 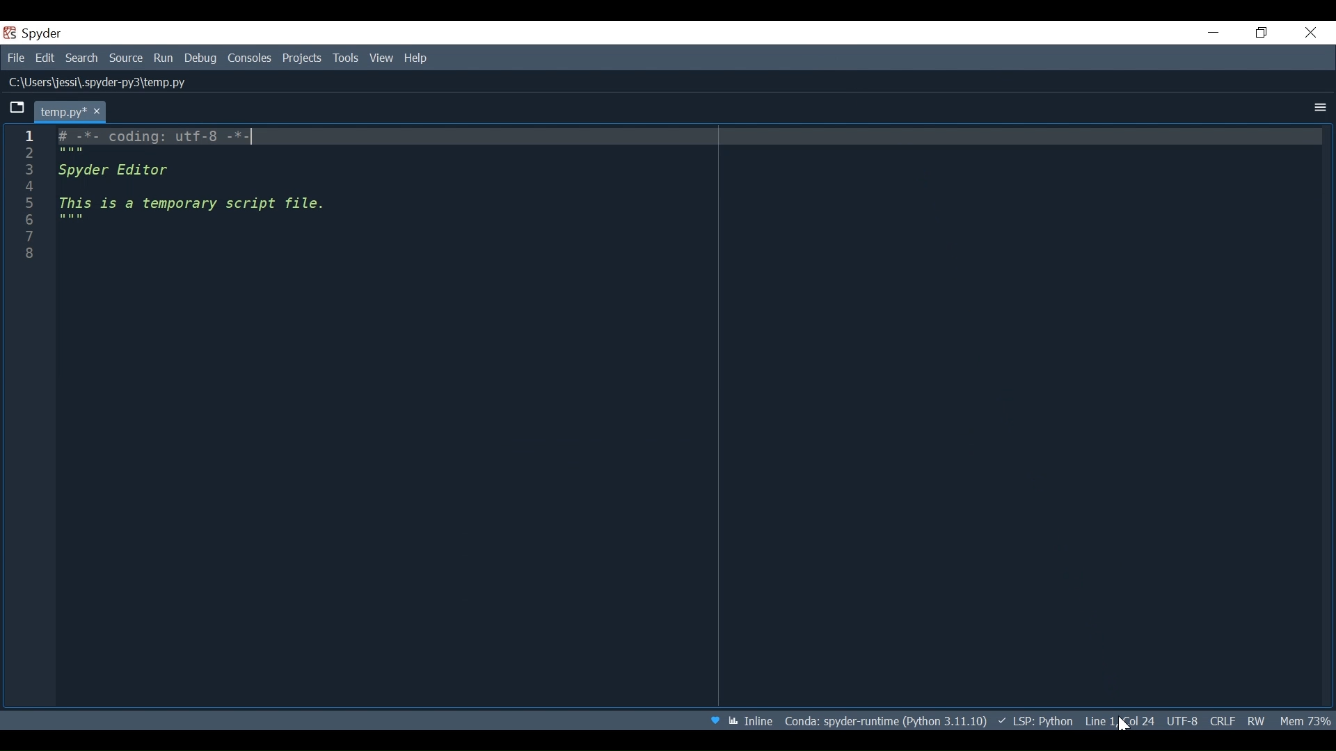 What do you see at coordinates (1321, 108) in the screenshot?
I see `more options` at bounding box center [1321, 108].